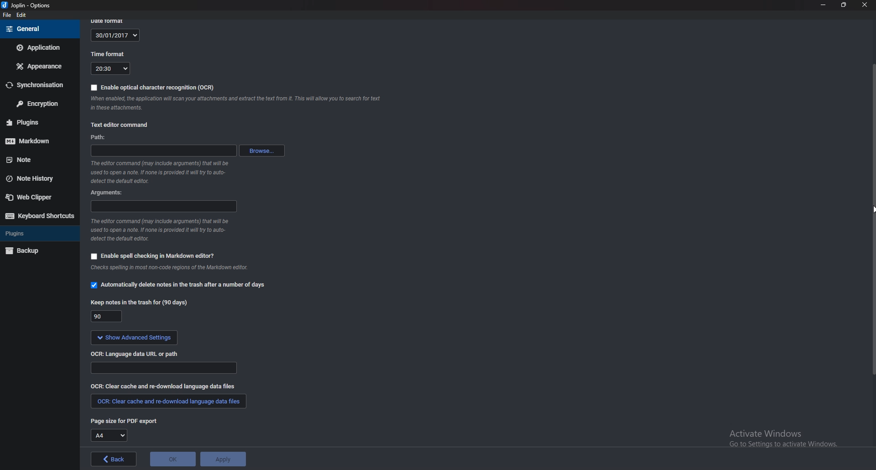 This screenshot has width=876, height=470. What do you see at coordinates (109, 435) in the screenshot?
I see `A4` at bounding box center [109, 435].